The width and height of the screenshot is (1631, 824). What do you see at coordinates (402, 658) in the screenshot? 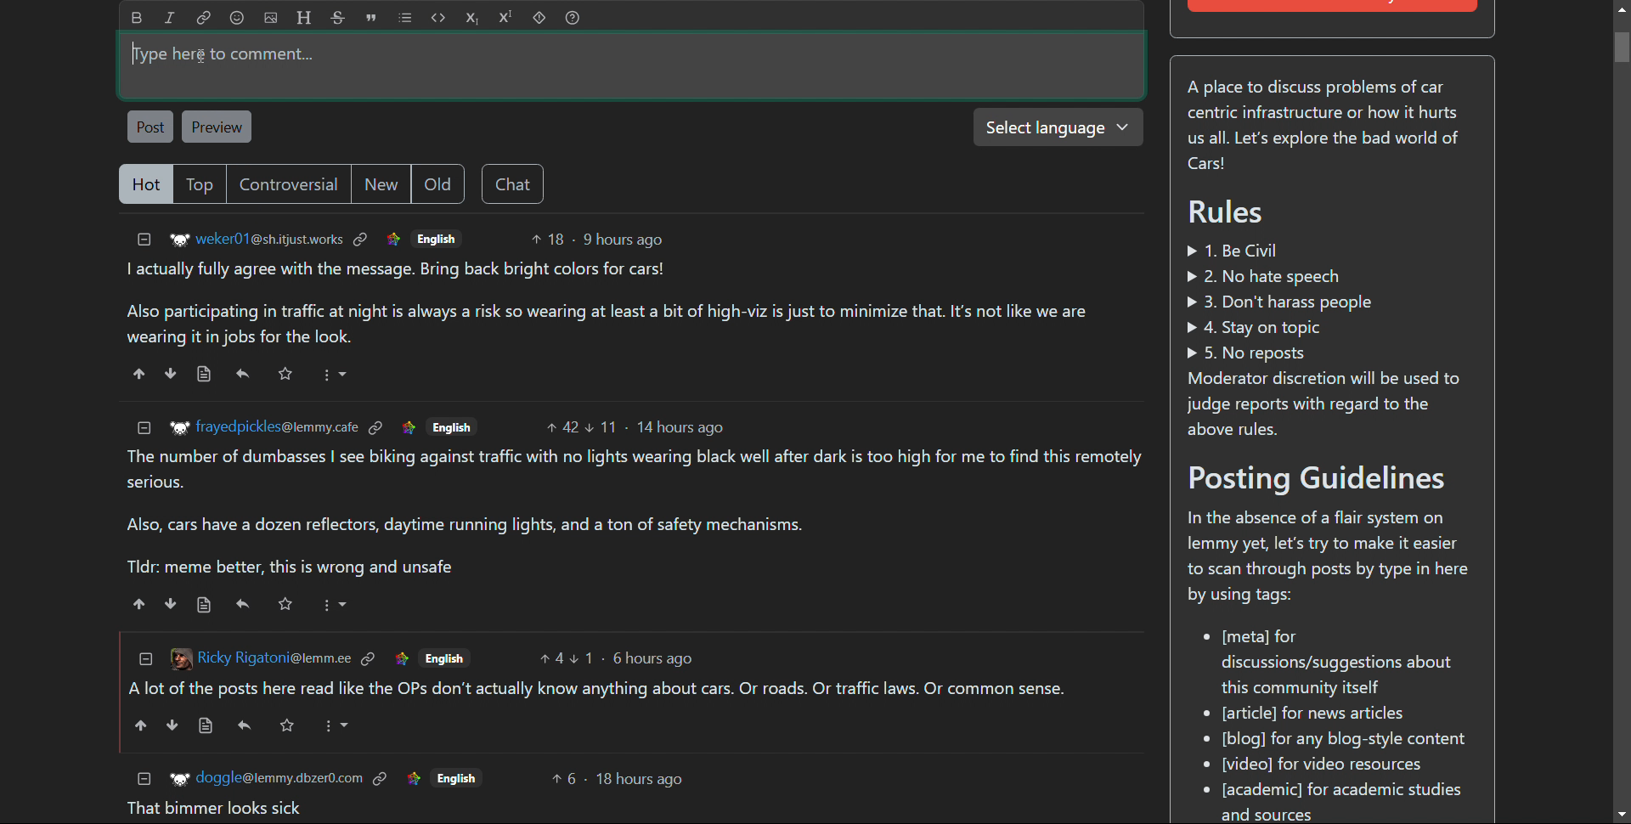
I see `link` at bounding box center [402, 658].